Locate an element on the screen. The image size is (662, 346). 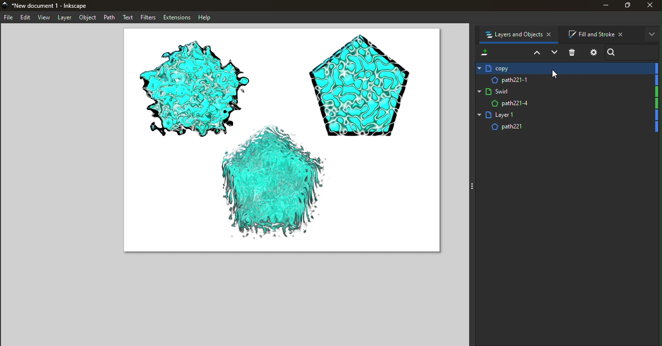
Layer is located at coordinates (569, 68).